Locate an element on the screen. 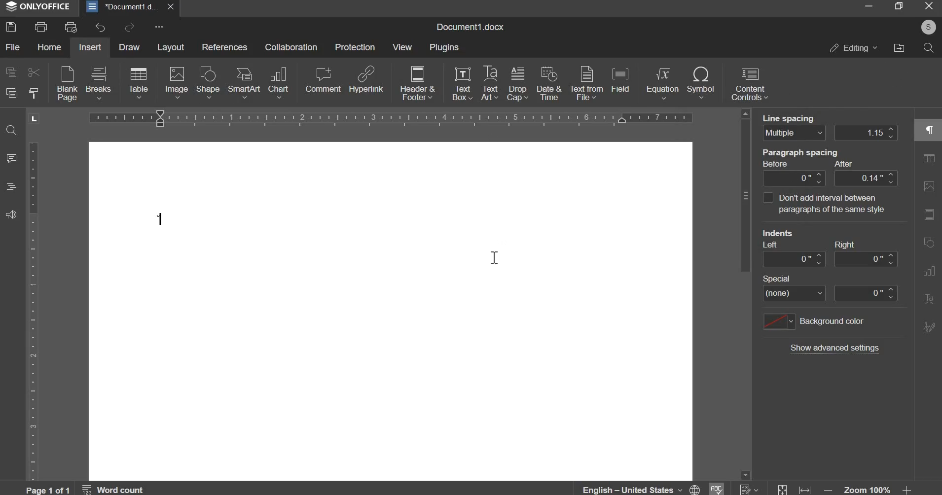 This screenshot has width=942, height=495. name of document is located at coordinates (470, 27).